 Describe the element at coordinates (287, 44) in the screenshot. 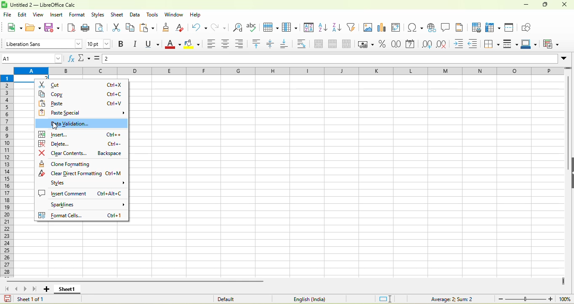

I see `align bottom` at that location.